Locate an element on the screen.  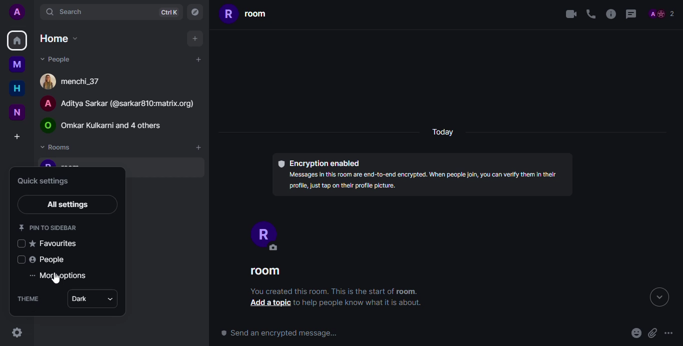
home is located at coordinates (16, 88).